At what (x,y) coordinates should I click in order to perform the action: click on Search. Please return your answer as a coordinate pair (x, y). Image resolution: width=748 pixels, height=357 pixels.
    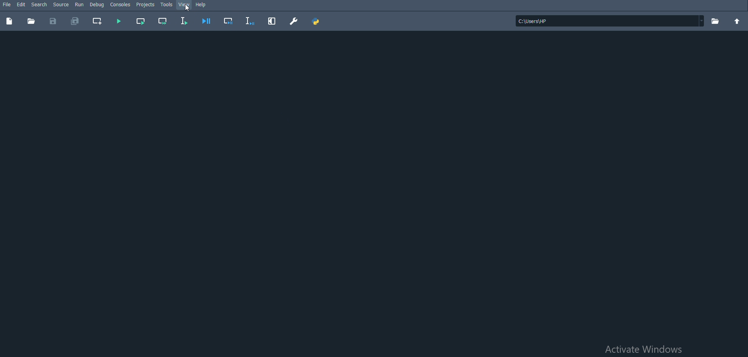
    Looking at the image, I should click on (39, 4).